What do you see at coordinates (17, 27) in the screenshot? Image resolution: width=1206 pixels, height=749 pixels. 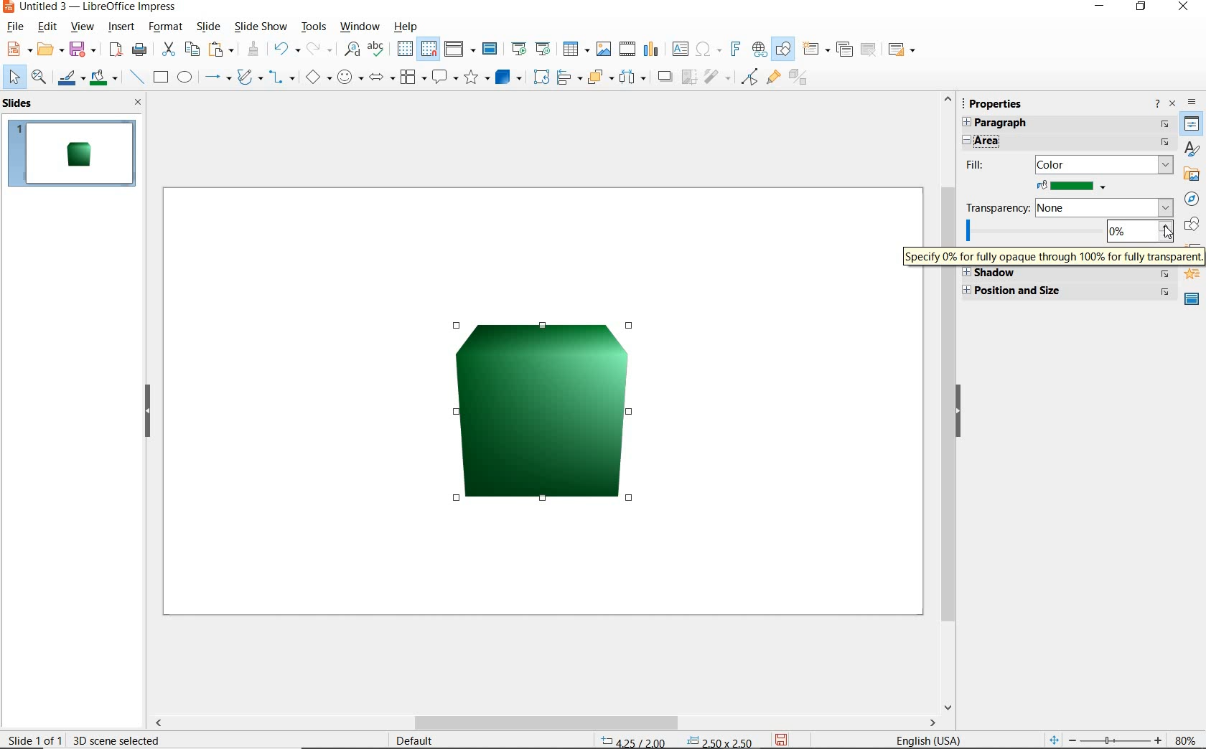 I see `file` at bounding box center [17, 27].